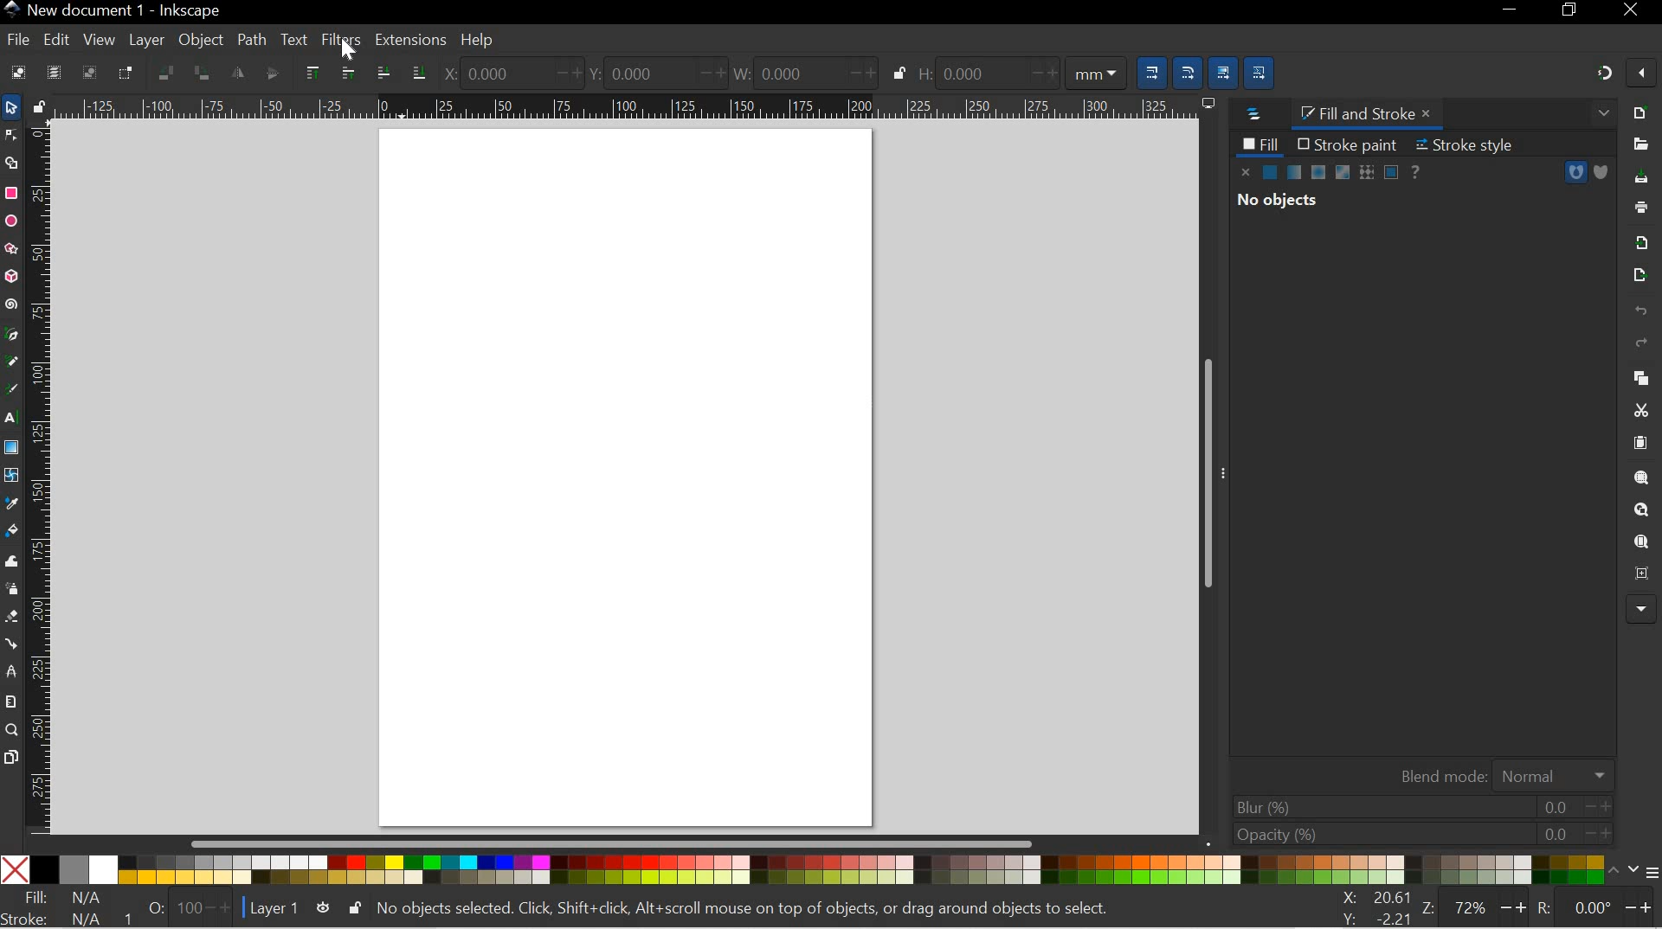  Describe the element at coordinates (1211, 475) in the screenshot. I see `SCROLLBAR` at that location.